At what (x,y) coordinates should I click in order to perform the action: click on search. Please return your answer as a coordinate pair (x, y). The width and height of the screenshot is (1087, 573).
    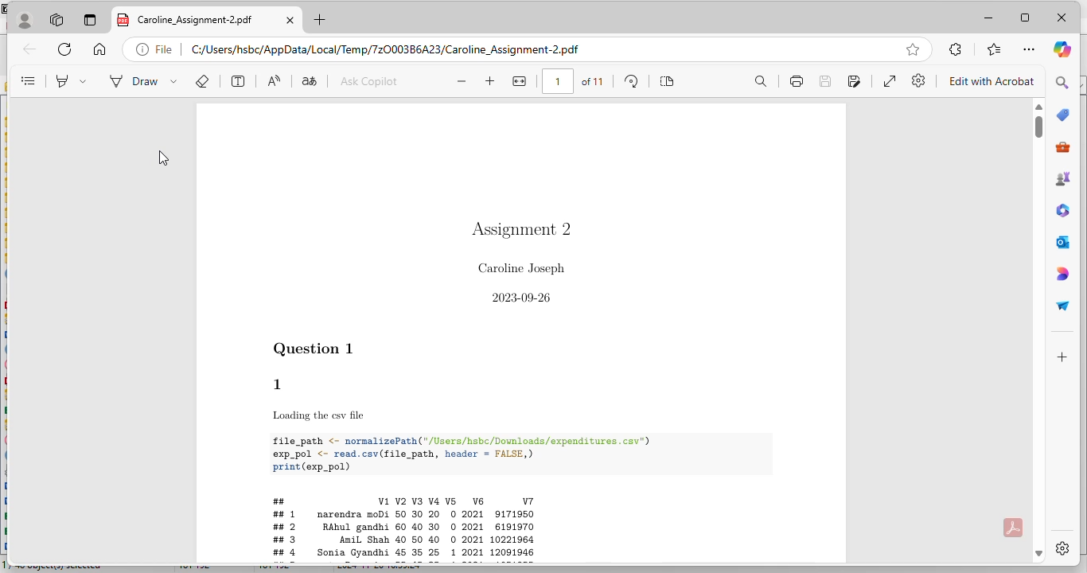
    Looking at the image, I should click on (1062, 81).